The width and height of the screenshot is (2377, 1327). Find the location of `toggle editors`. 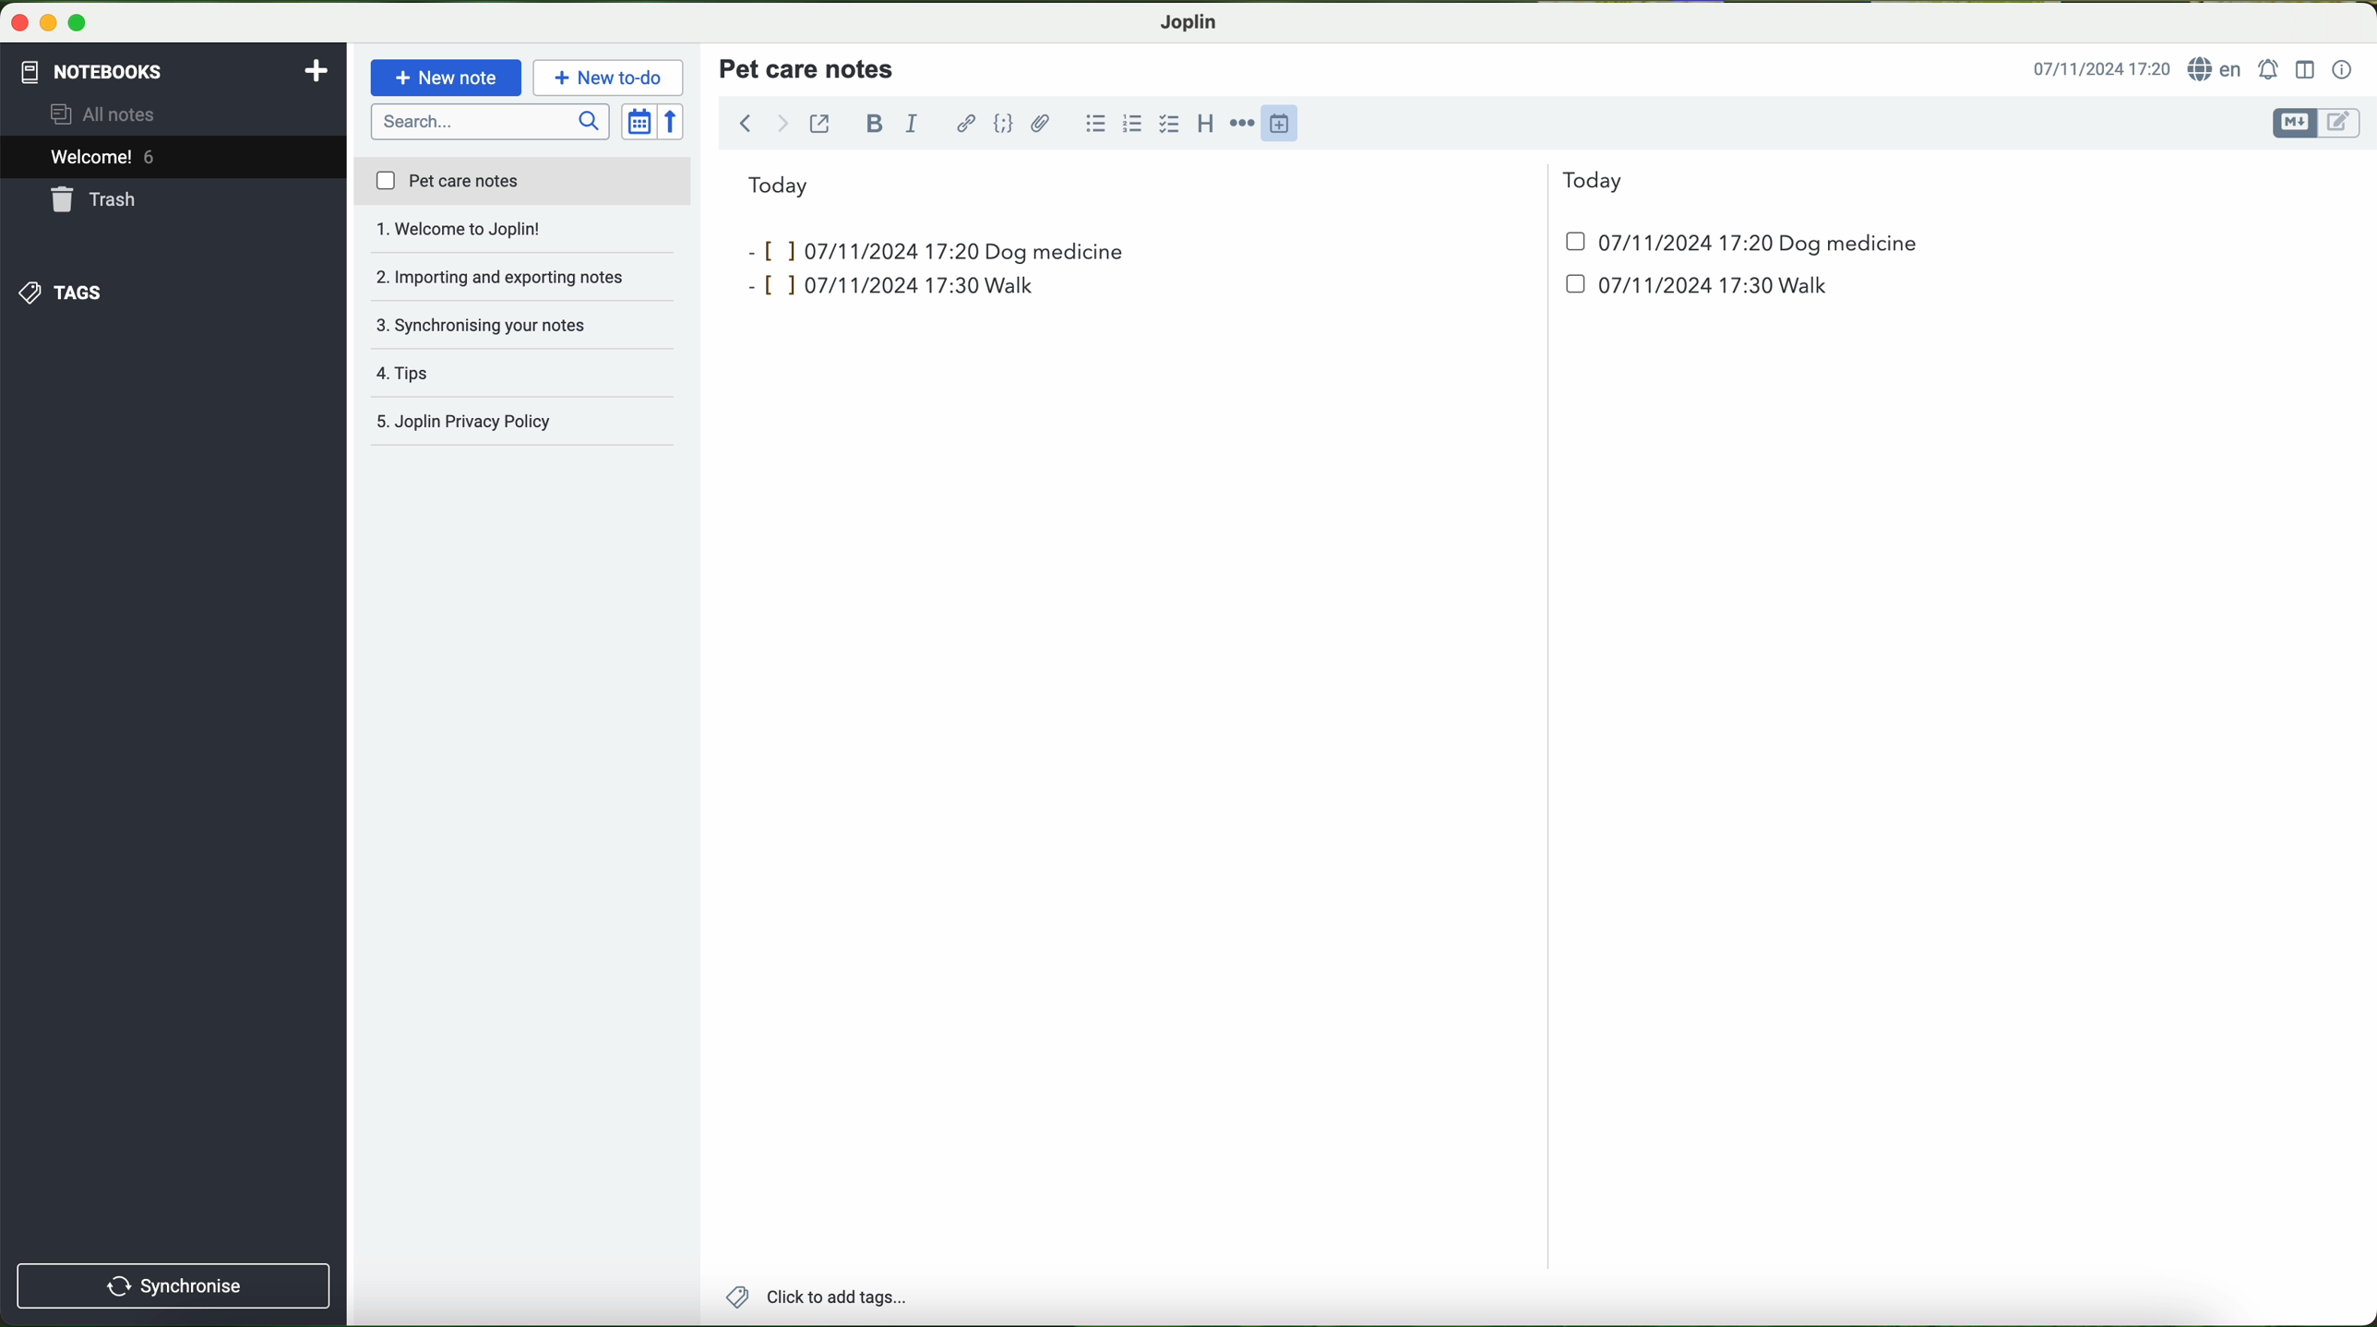

toggle editors is located at coordinates (2314, 124).